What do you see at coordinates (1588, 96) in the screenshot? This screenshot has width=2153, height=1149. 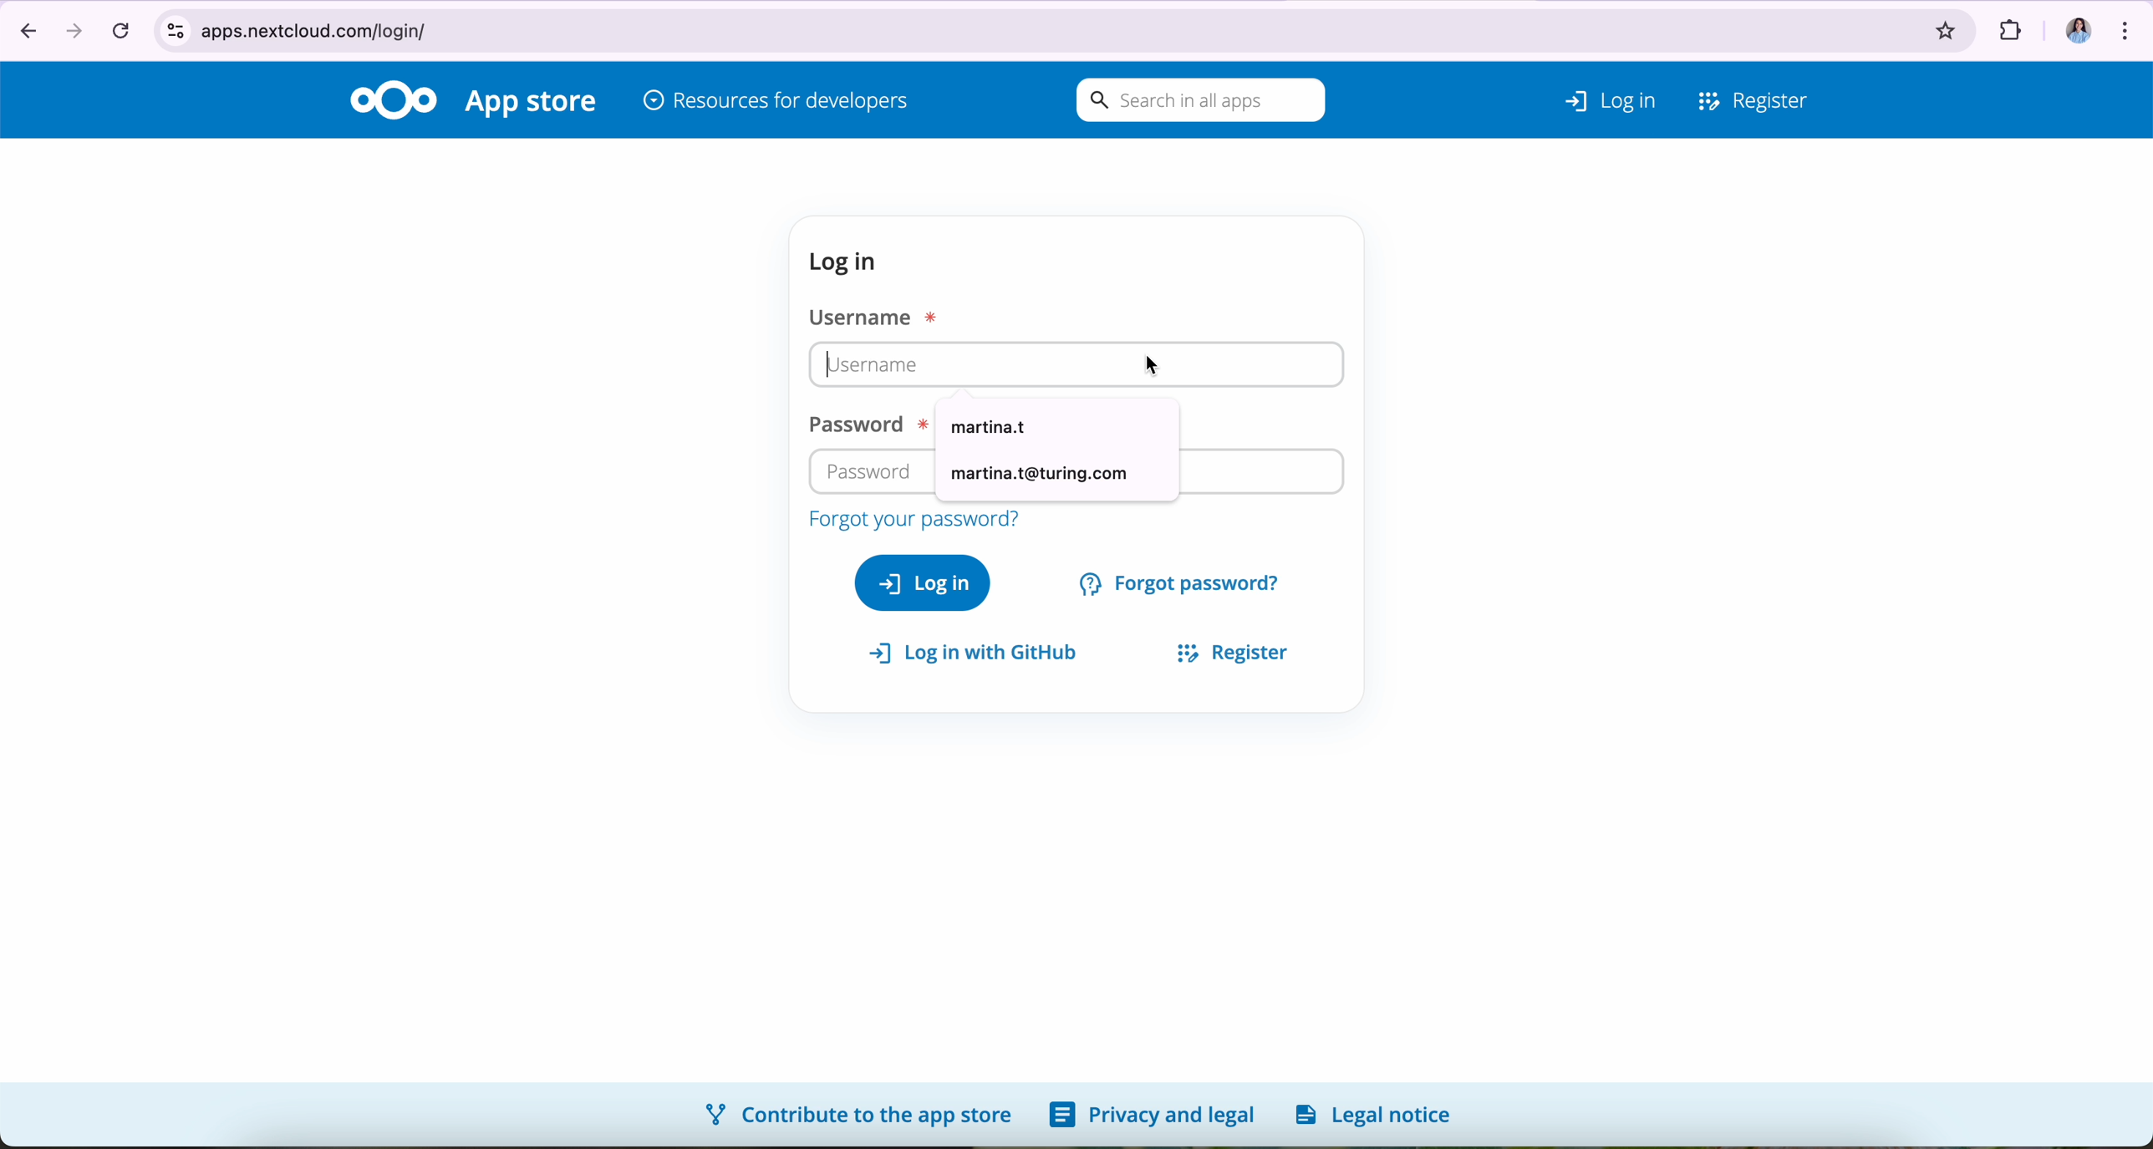 I see `Log in` at bounding box center [1588, 96].